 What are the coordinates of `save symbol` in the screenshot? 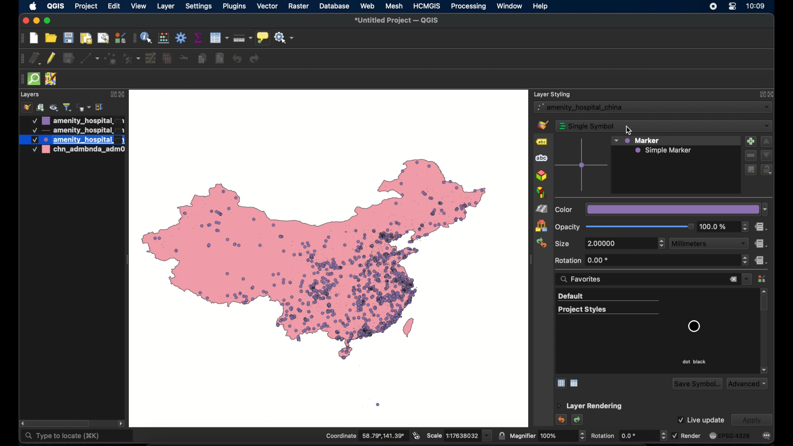 It's located at (696, 383).